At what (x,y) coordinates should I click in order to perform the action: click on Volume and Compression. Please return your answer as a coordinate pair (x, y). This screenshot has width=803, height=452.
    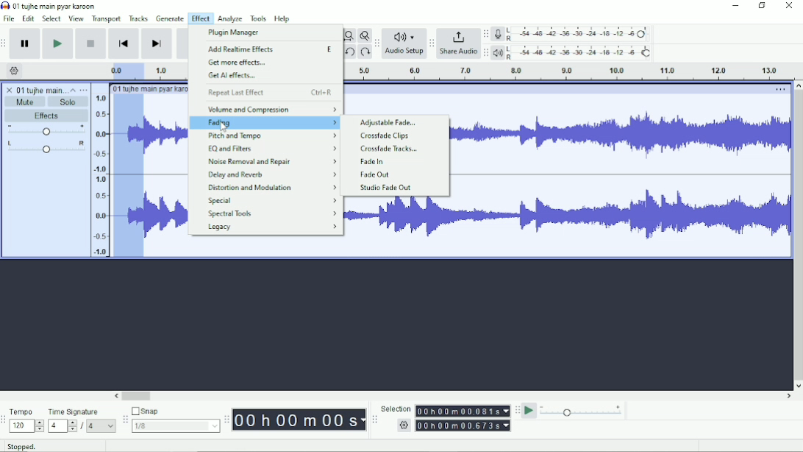
    Looking at the image, I should click on (271, 109).